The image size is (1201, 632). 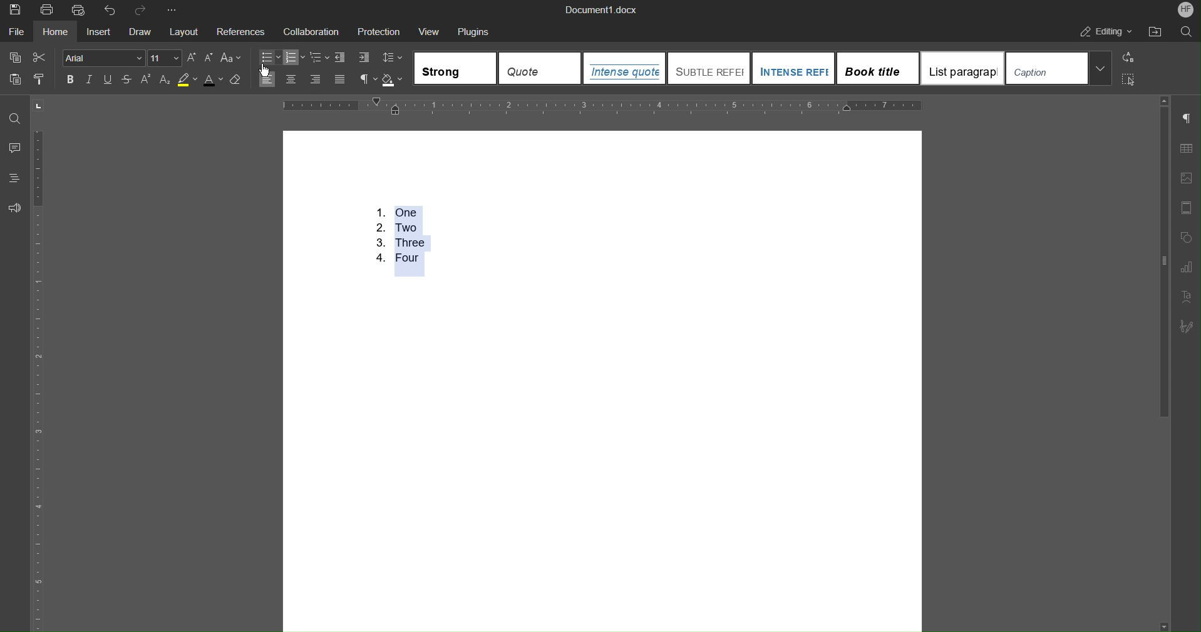 I want to click on Increase Indent, so click(x=362, y=58).